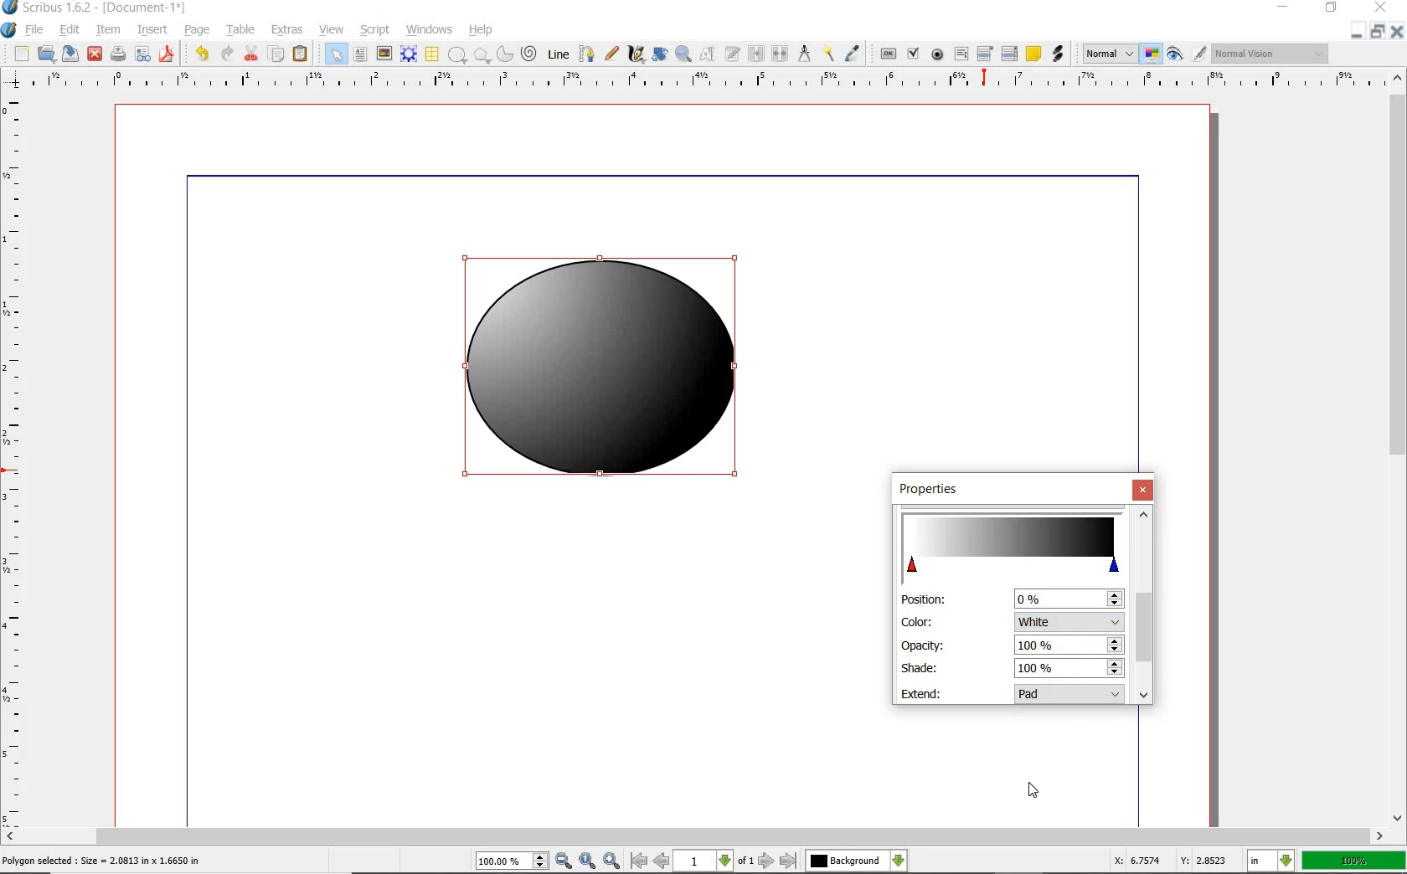 This screenshot has width=1407, height=874. What do you see at coordinates (70, 54) in the screenshot?
I see `SAVE` at bounding box center [70, 54].